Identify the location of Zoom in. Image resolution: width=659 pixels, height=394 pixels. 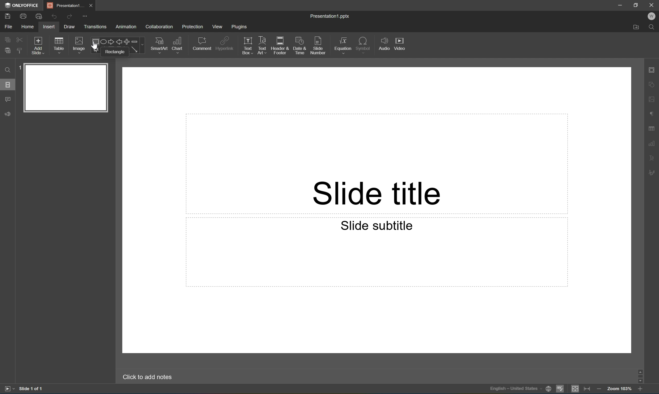
(642, 389).